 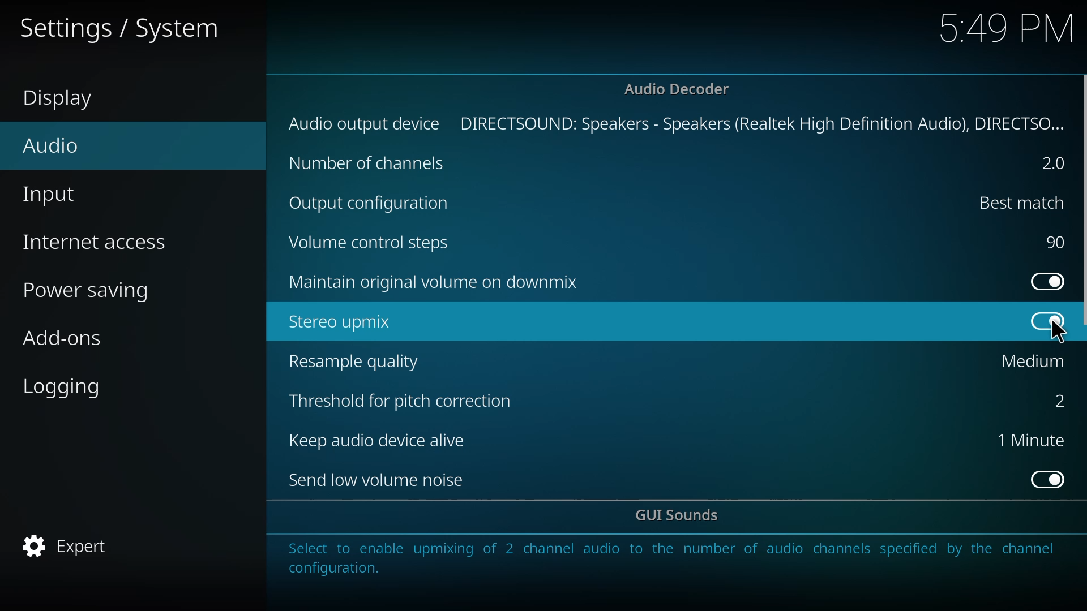 What do you see at coordinates (65, 339) in the screenshot?
I see `add-ons` at bounding box center [65, 339].